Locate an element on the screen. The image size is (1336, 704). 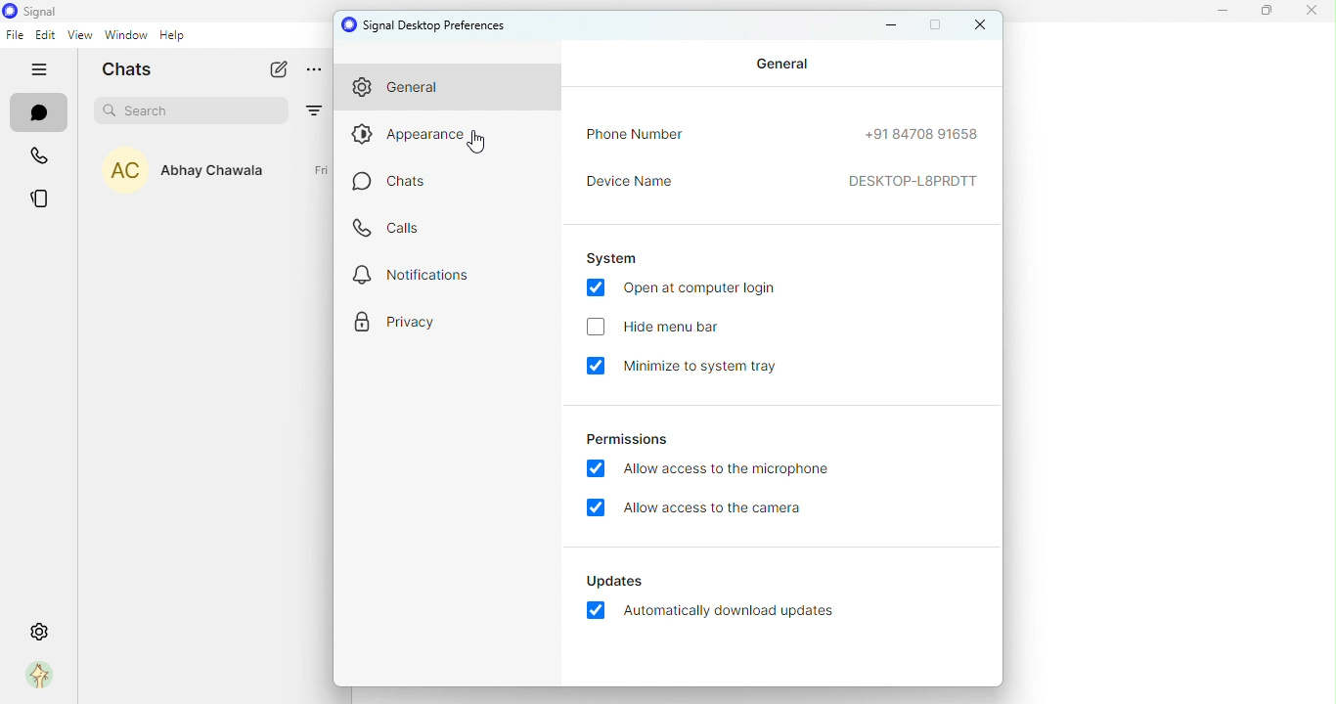
general is located at coordinates (438, 90).